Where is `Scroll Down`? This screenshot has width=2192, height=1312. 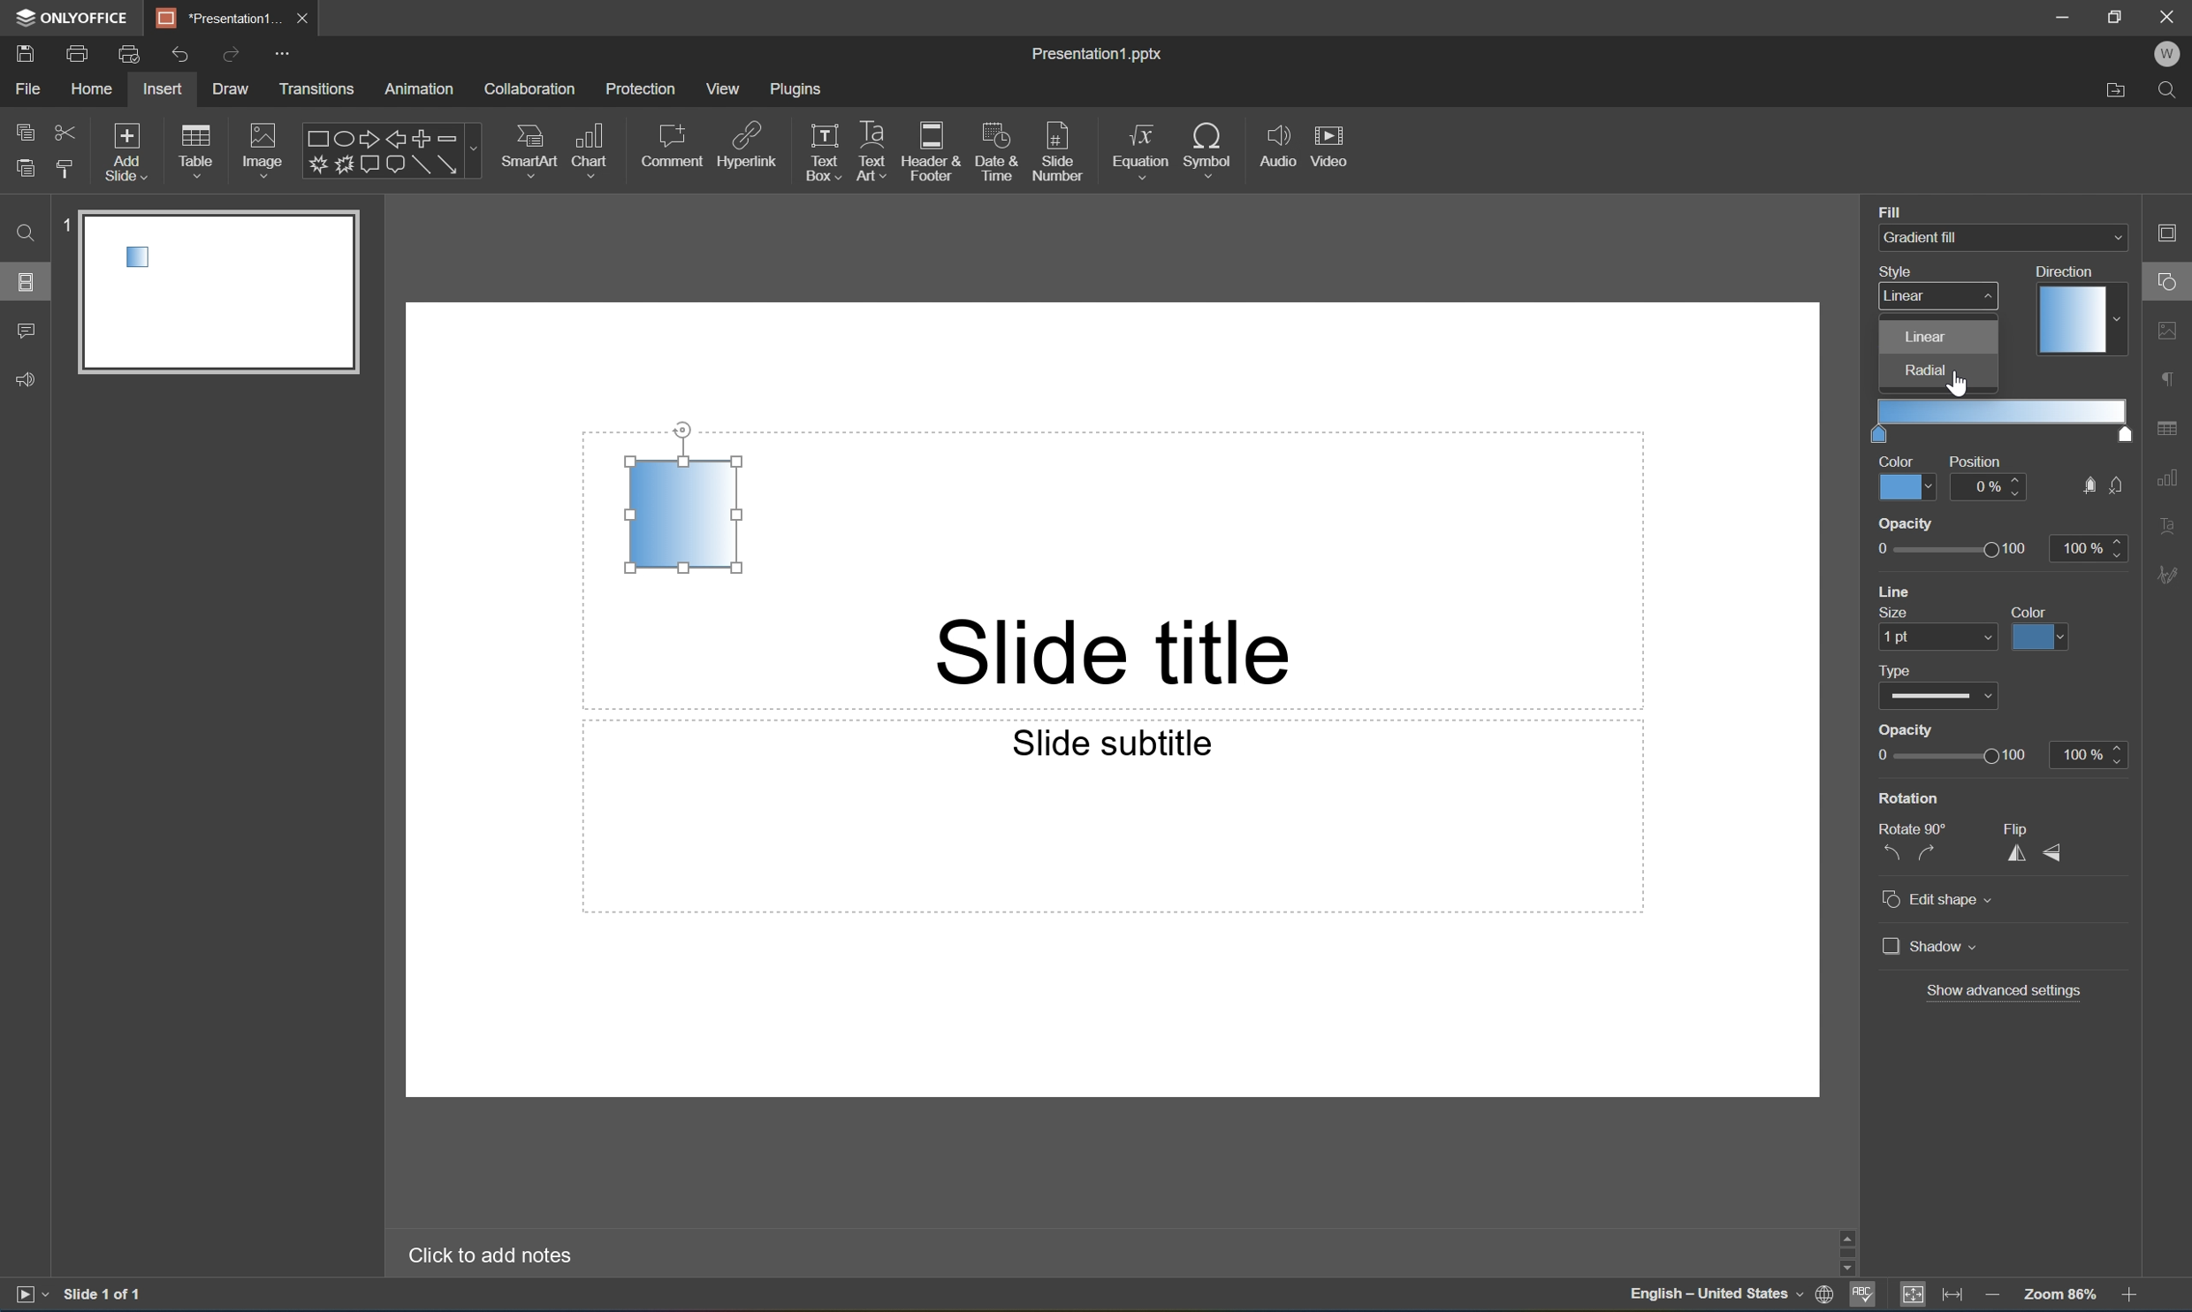
Scroll Down is located at coordinates (2130, 1269).